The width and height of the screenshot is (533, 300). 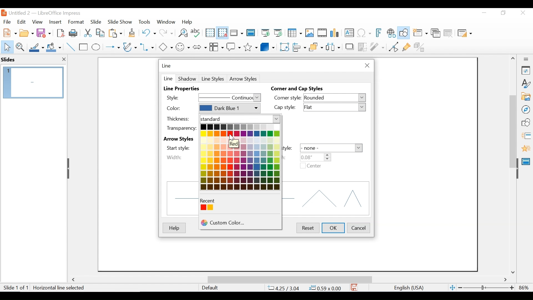 I want to click on Scroll down, so click(x=514, y=272).